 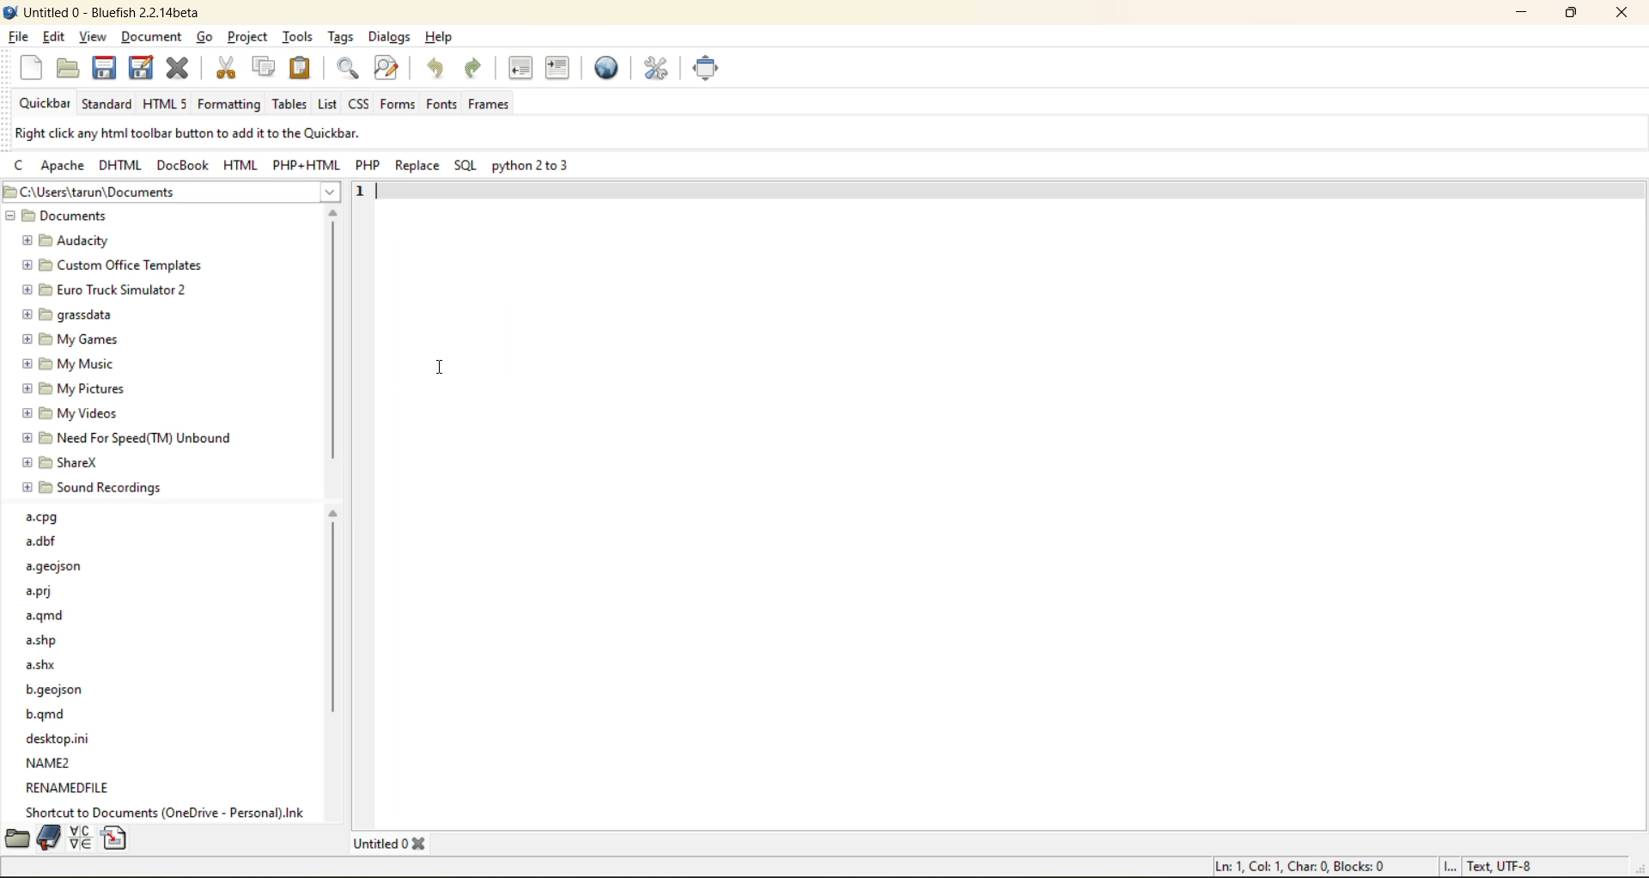 What do you see at coordinates (43, 663) in the screenshot?
I see `a.shx` at bounding box center [43, 663].